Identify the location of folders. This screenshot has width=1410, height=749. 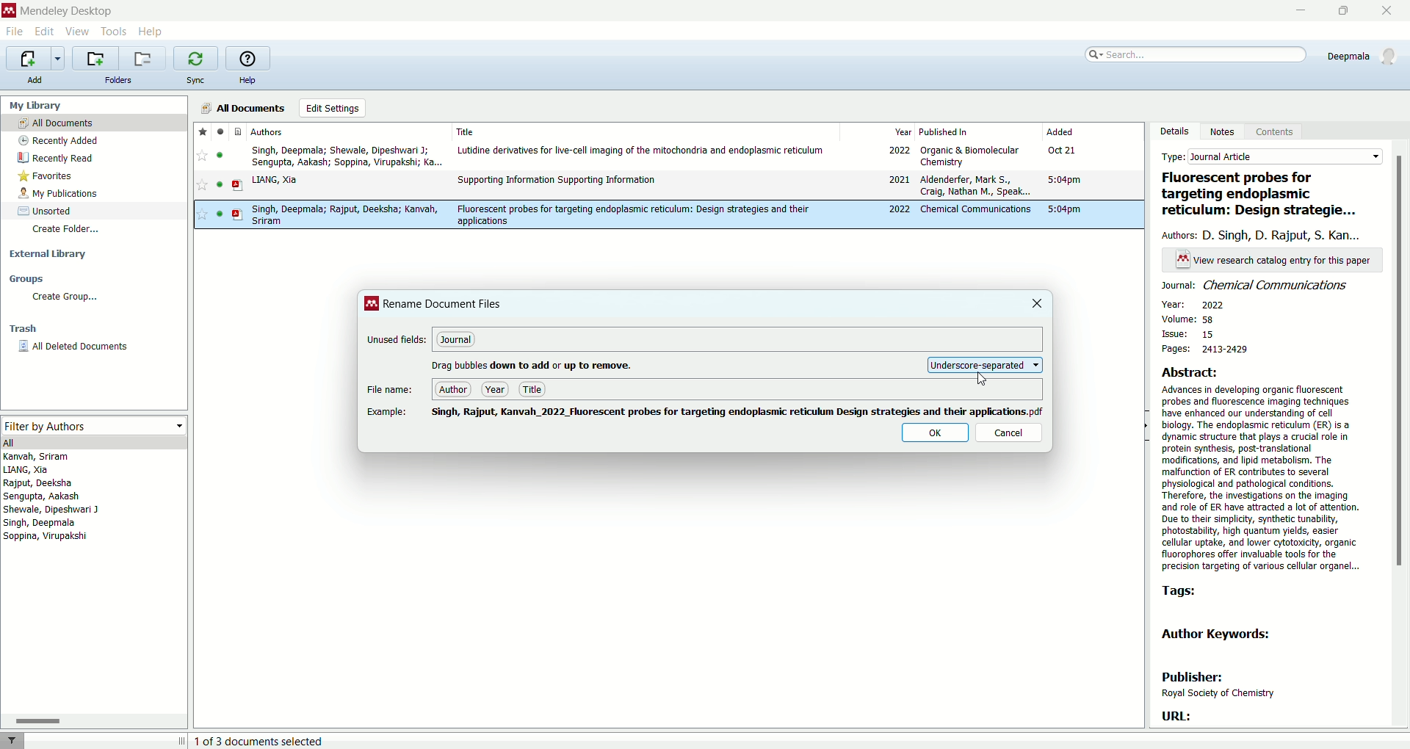
(120, 81).